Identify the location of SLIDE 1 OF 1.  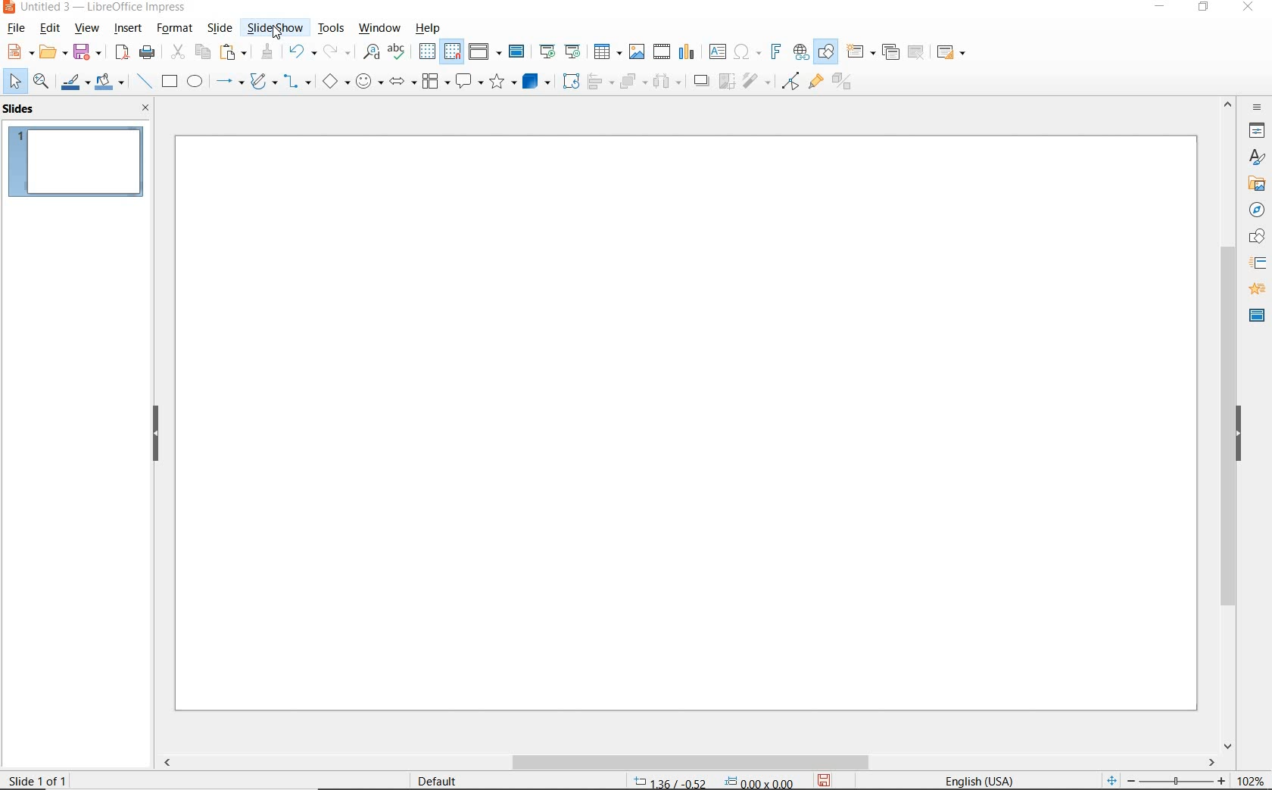
(36, 780).